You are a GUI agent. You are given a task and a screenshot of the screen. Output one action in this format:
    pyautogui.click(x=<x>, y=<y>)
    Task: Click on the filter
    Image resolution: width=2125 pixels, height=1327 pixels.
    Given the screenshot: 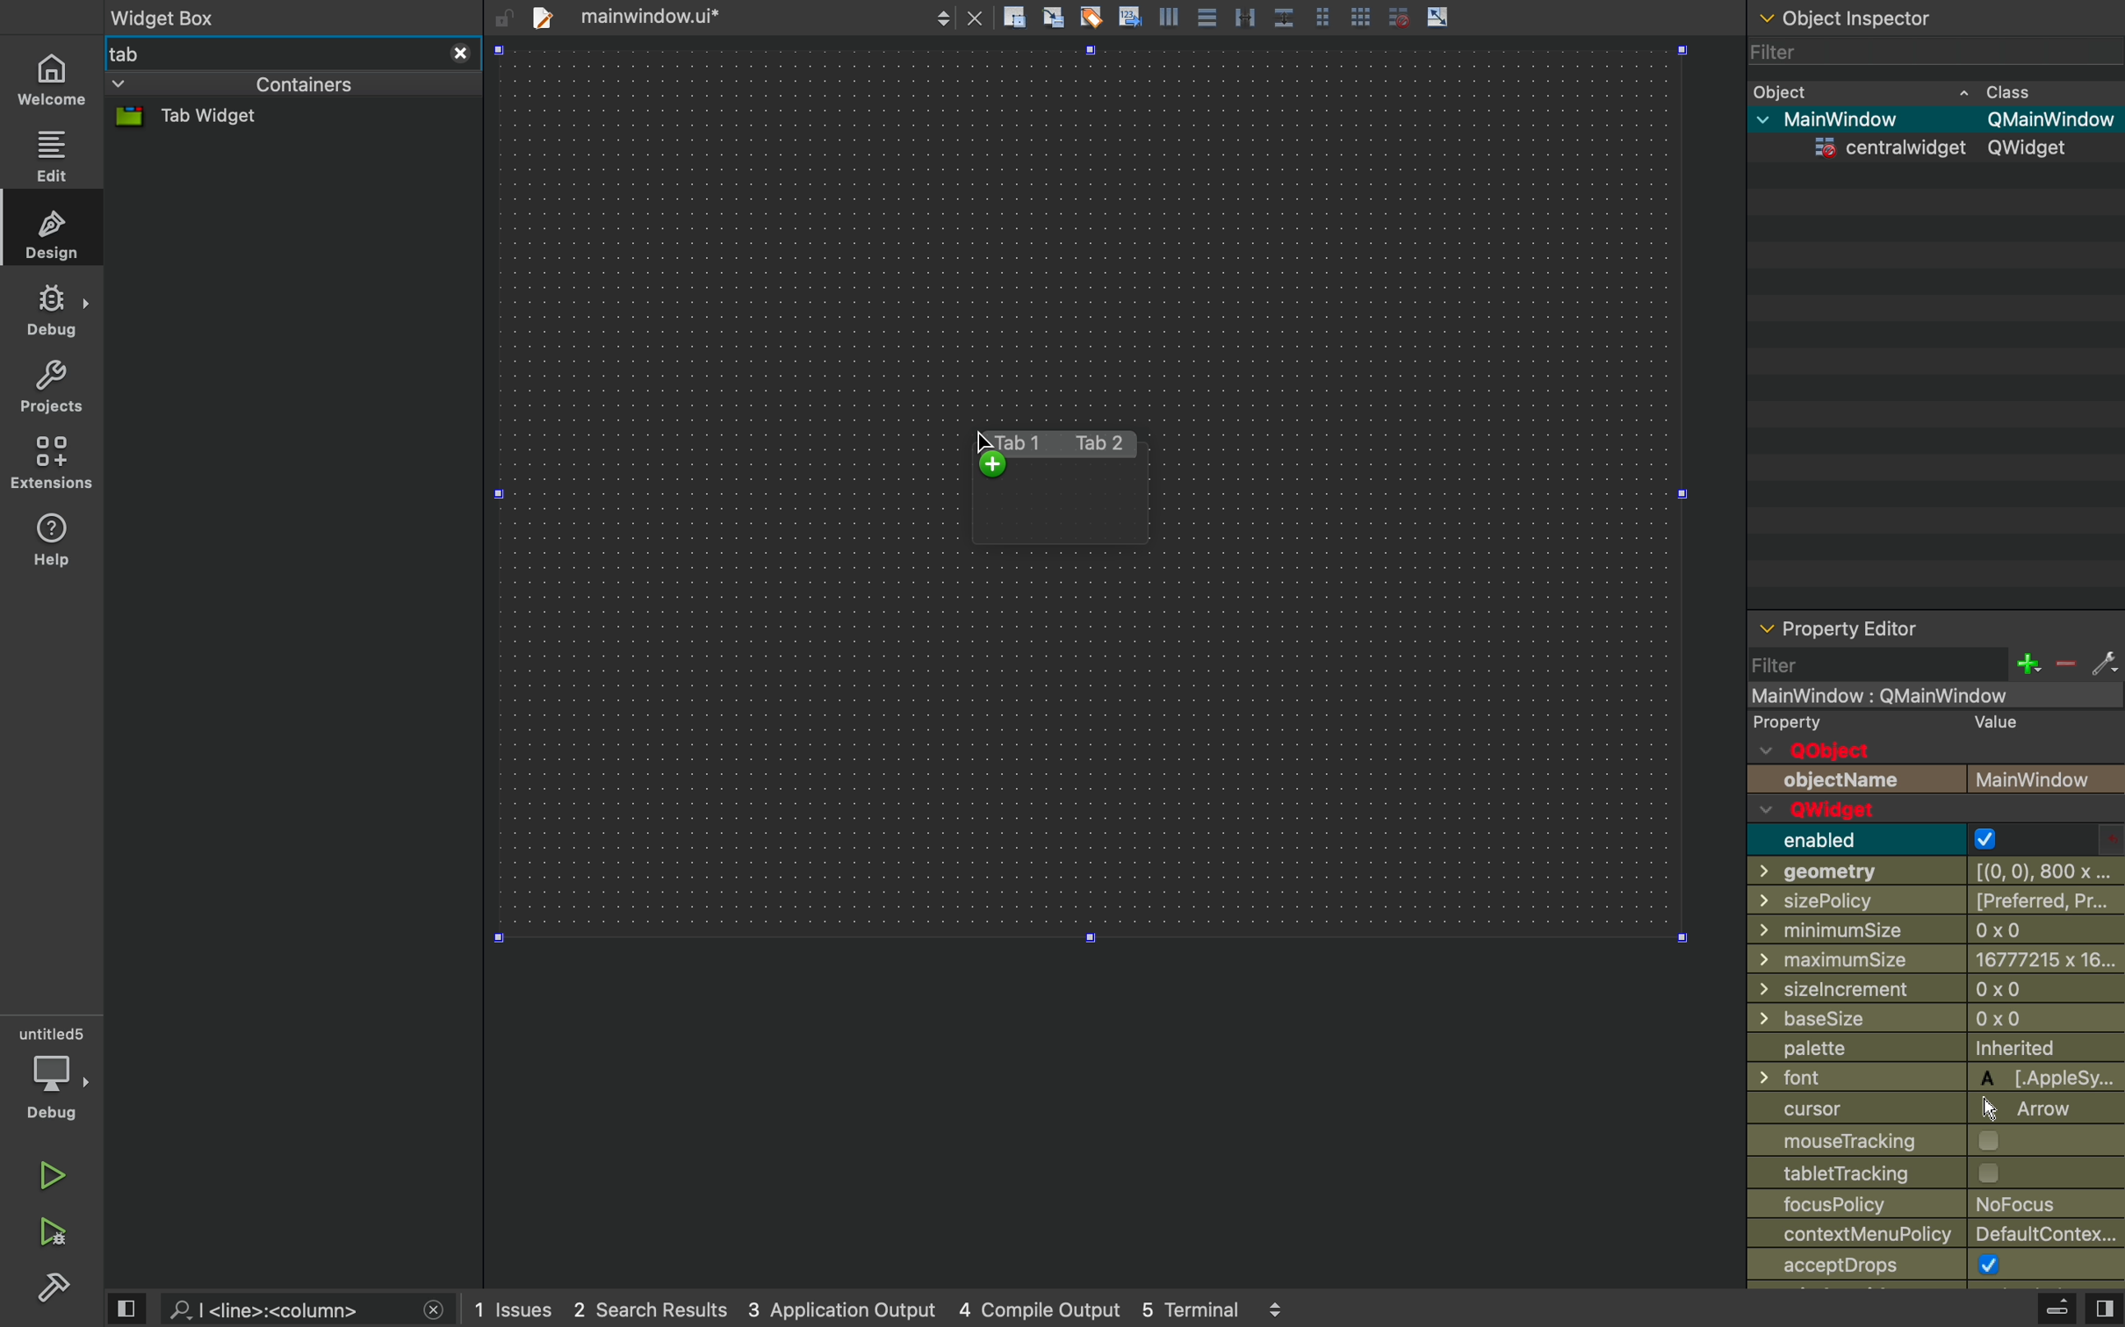 What is the action you would take?
    pyautogui.click(x=1791, y=666)
    